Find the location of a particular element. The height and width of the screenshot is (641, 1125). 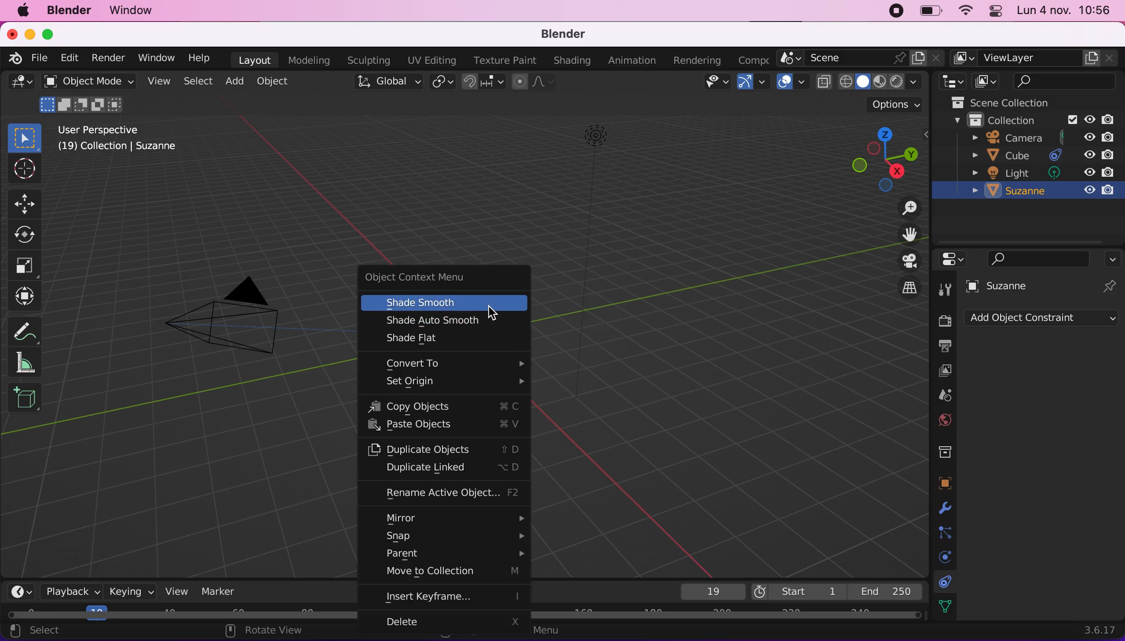

object is located at coordinates (944, 480).